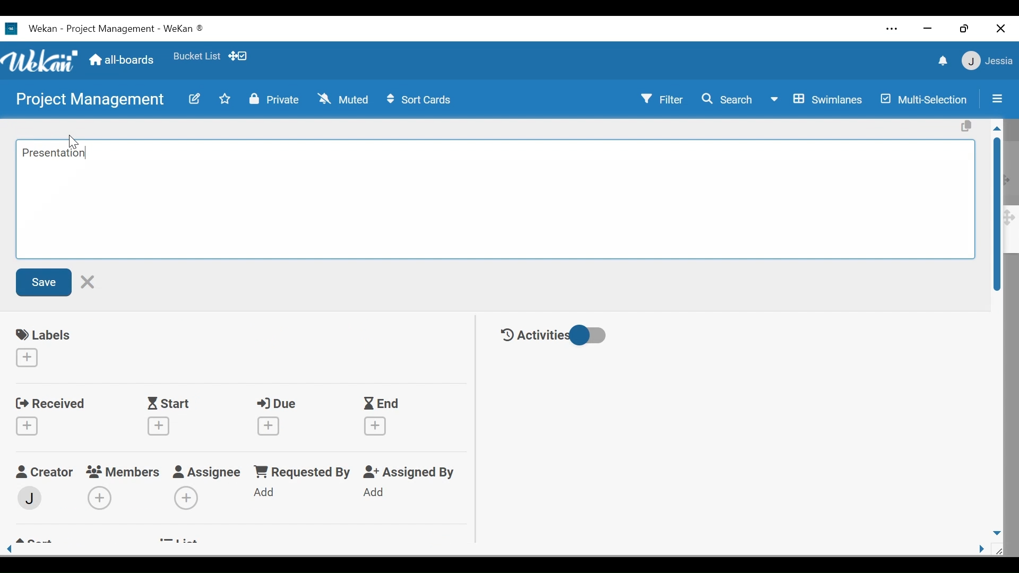 This screenshot has width=1019, height=573. Describe the element at coordinates (124, 61) in the screenshot. I see `All boards` at that location.